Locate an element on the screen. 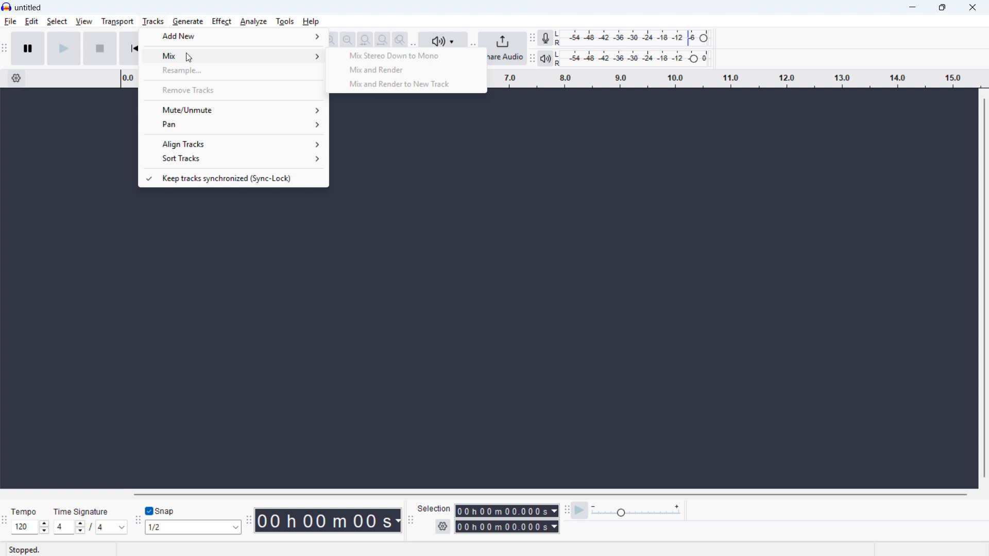  audio setup is located at coordinates (446, 39).